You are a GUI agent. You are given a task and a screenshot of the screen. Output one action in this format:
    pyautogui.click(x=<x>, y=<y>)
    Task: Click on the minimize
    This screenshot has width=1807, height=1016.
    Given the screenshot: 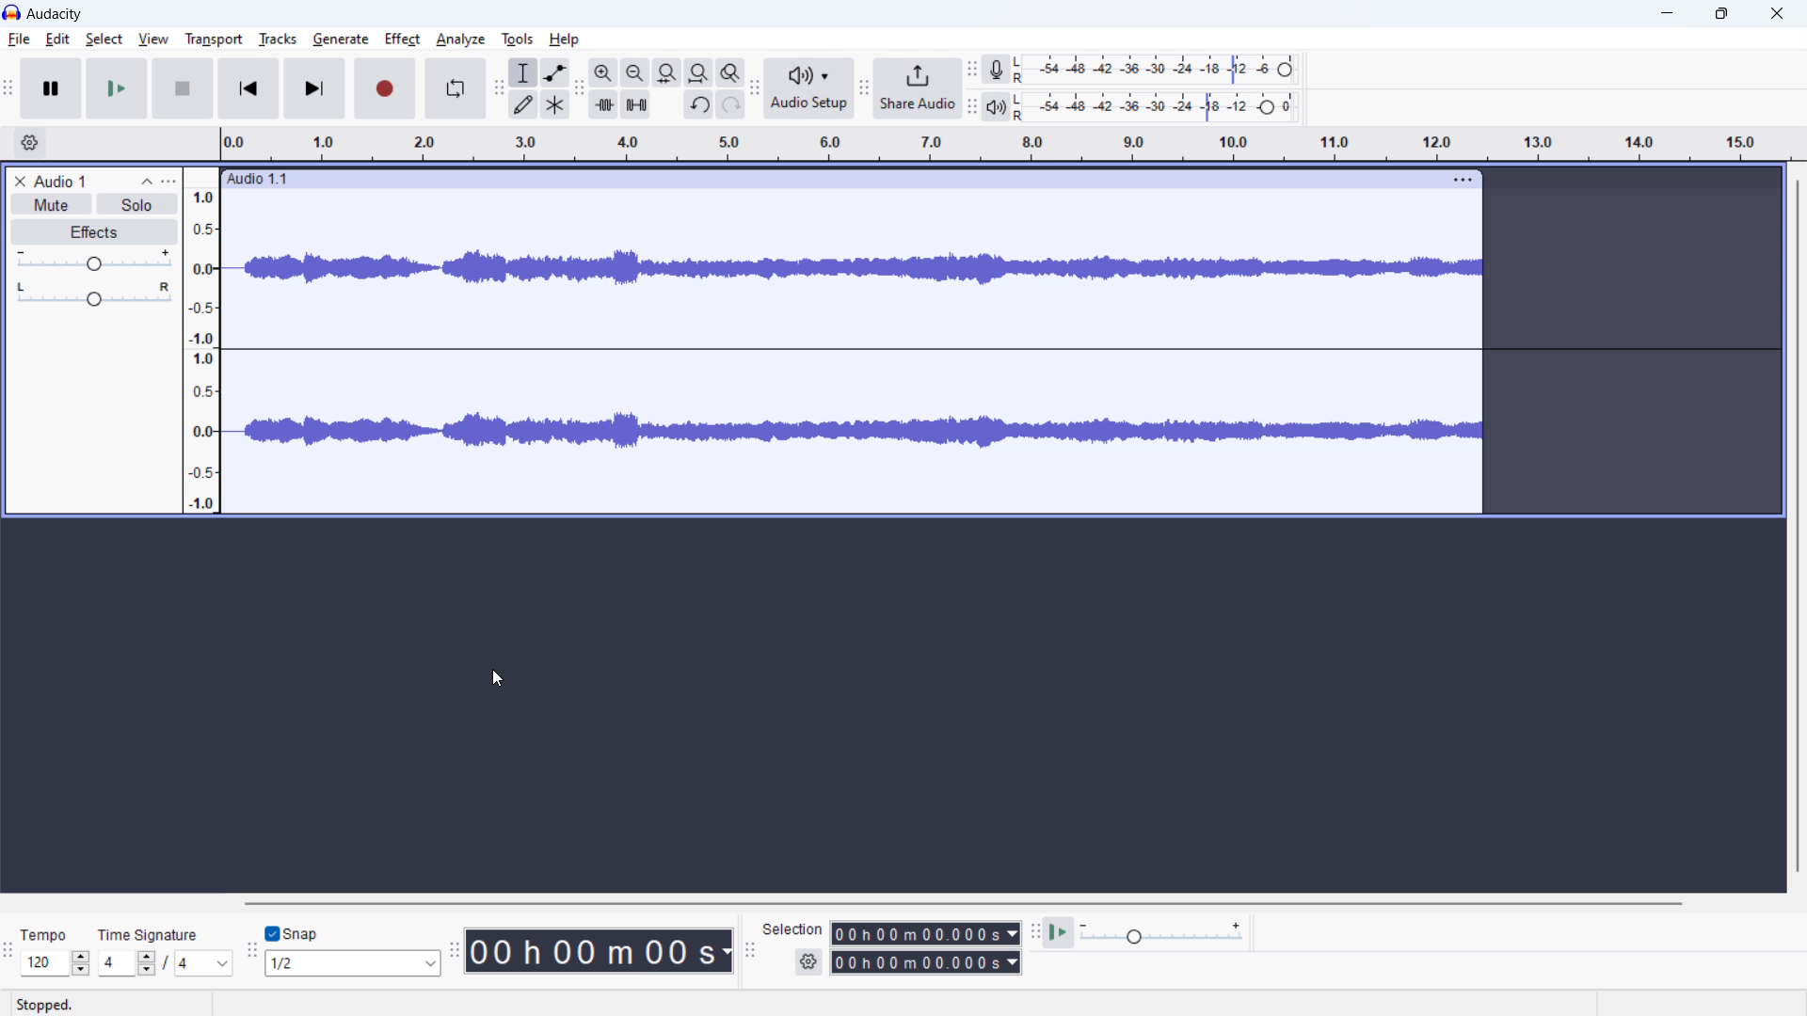 What is the action you would take?
    pyautogui.click(x=1664, y=13)
    